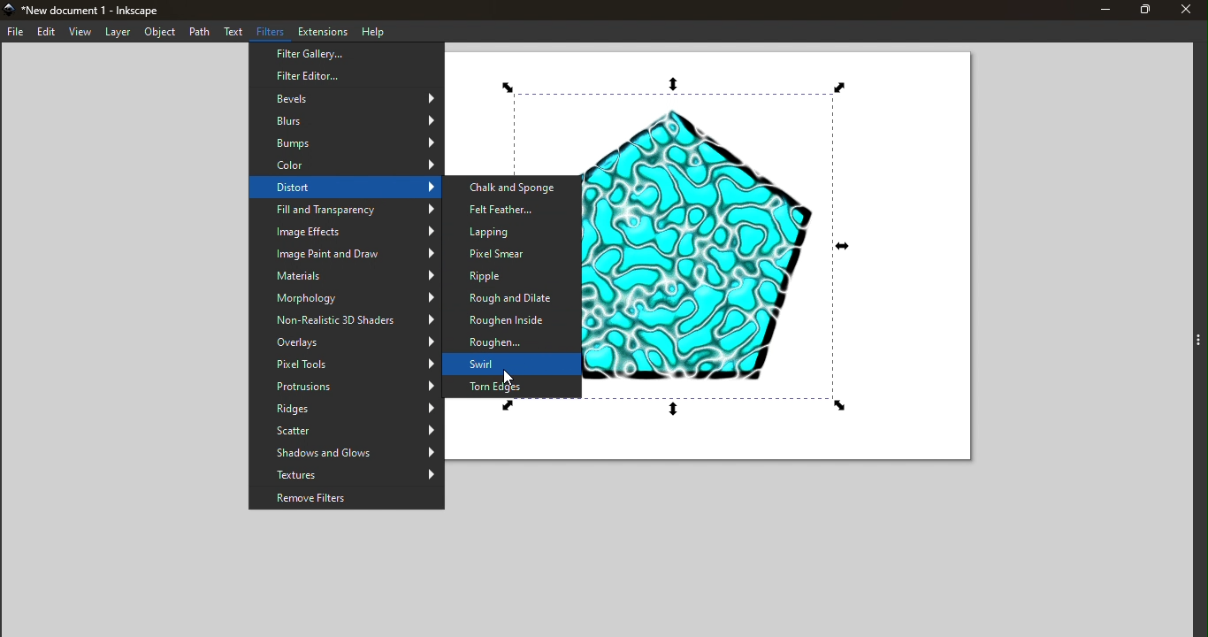  Describe the element at coordinates (346, 77) in the screenshot. I see `Filter Editor` at that location.